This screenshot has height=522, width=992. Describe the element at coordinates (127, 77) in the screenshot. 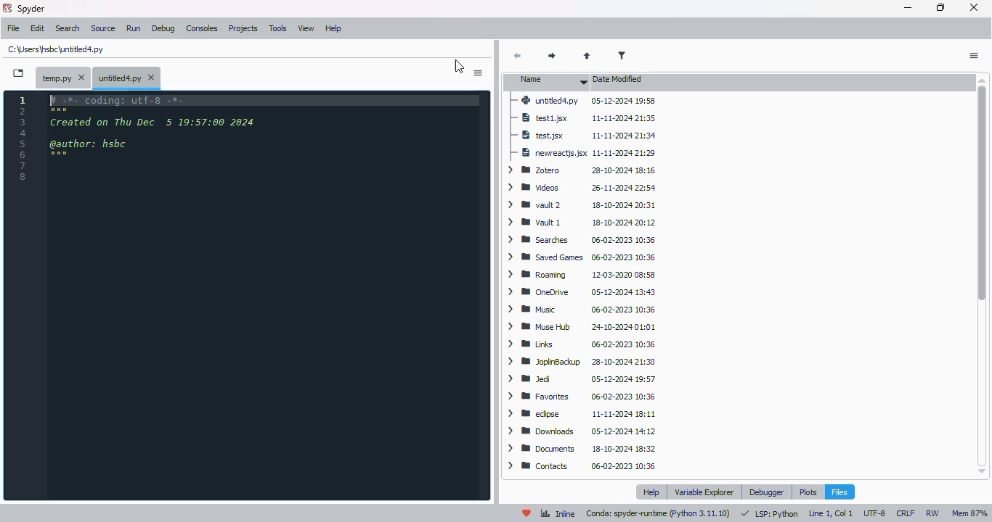

I see `untitled4.py` at that location.